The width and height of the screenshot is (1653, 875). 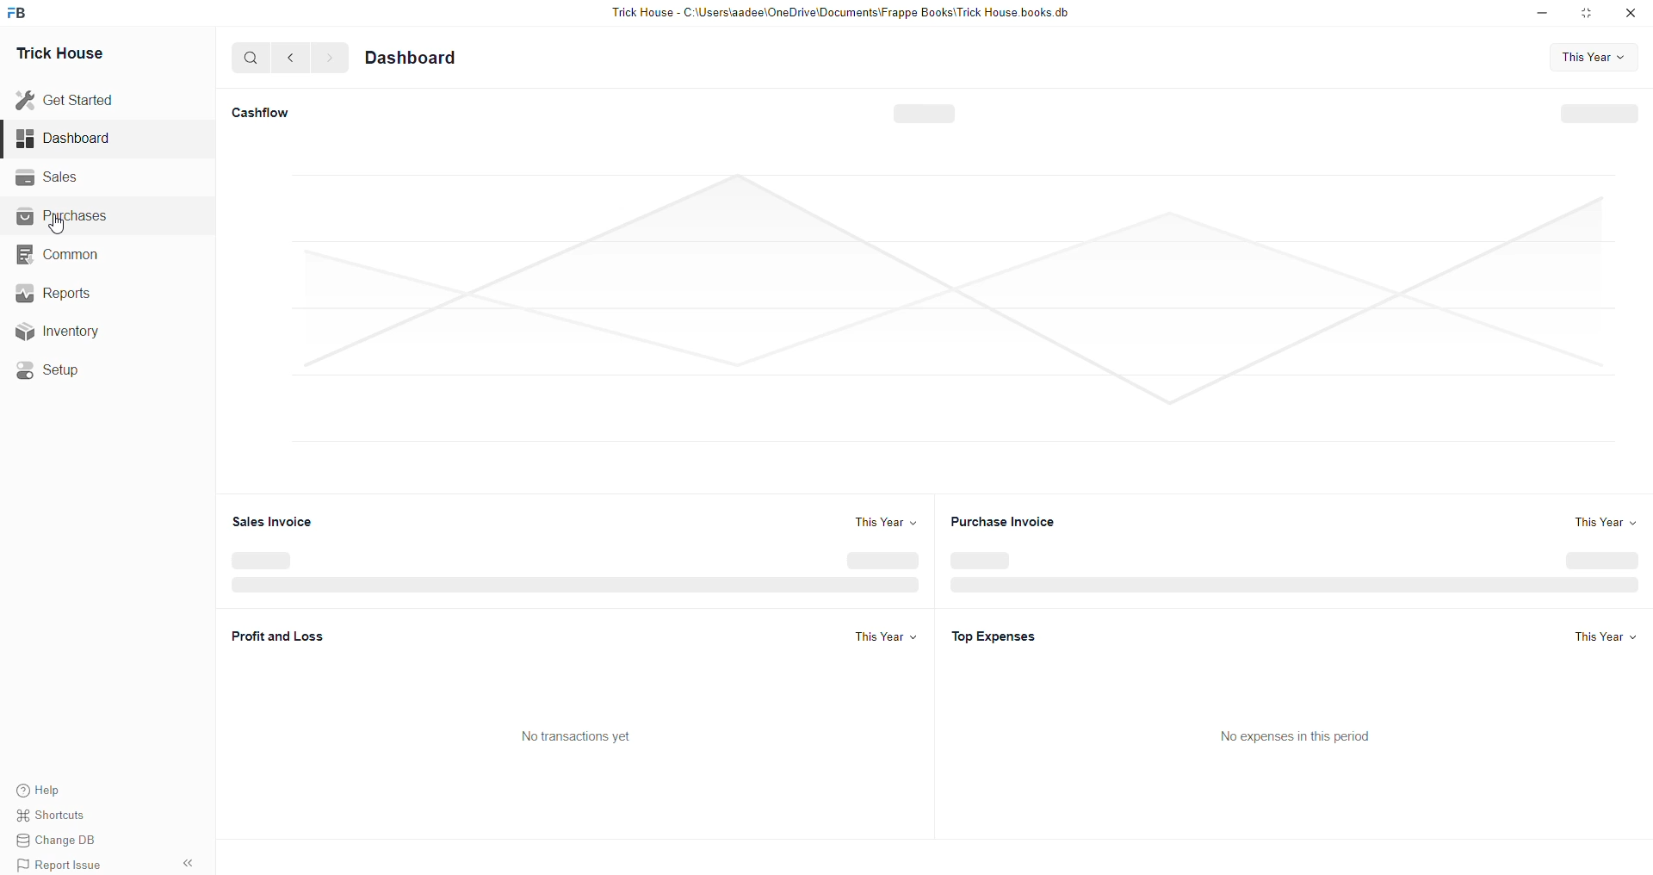 I want to click on Purchase Invoice, so click(x=1010, y=521).